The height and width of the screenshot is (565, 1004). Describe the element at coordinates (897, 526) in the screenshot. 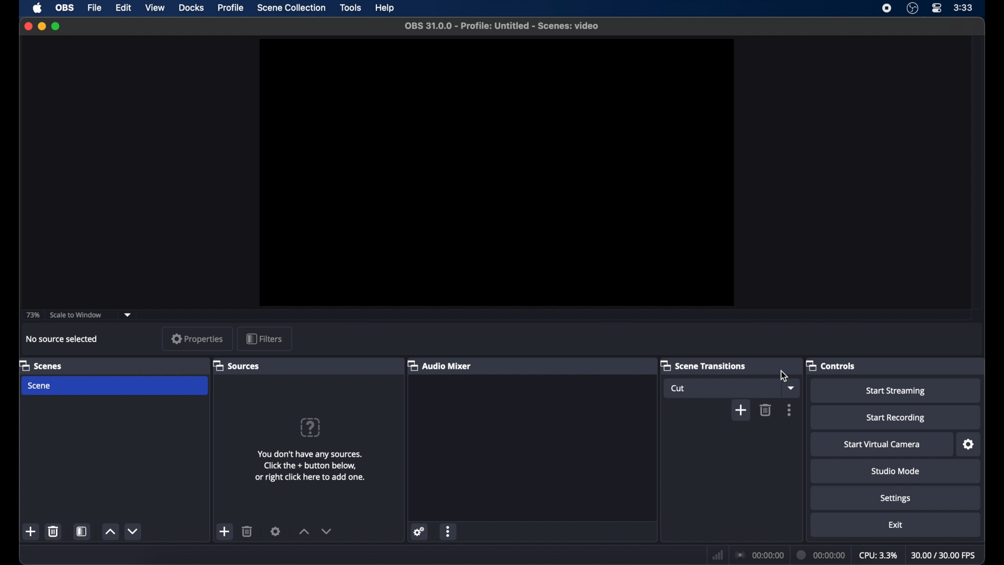

I see `exit` at that location.